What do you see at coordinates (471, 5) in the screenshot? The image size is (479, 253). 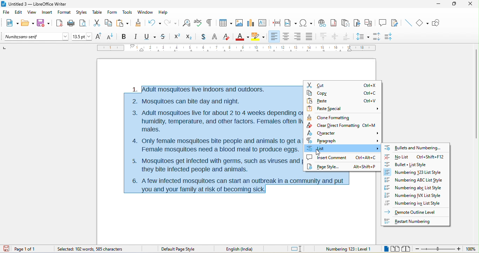 I see `close` at bounding box center [471, 5].